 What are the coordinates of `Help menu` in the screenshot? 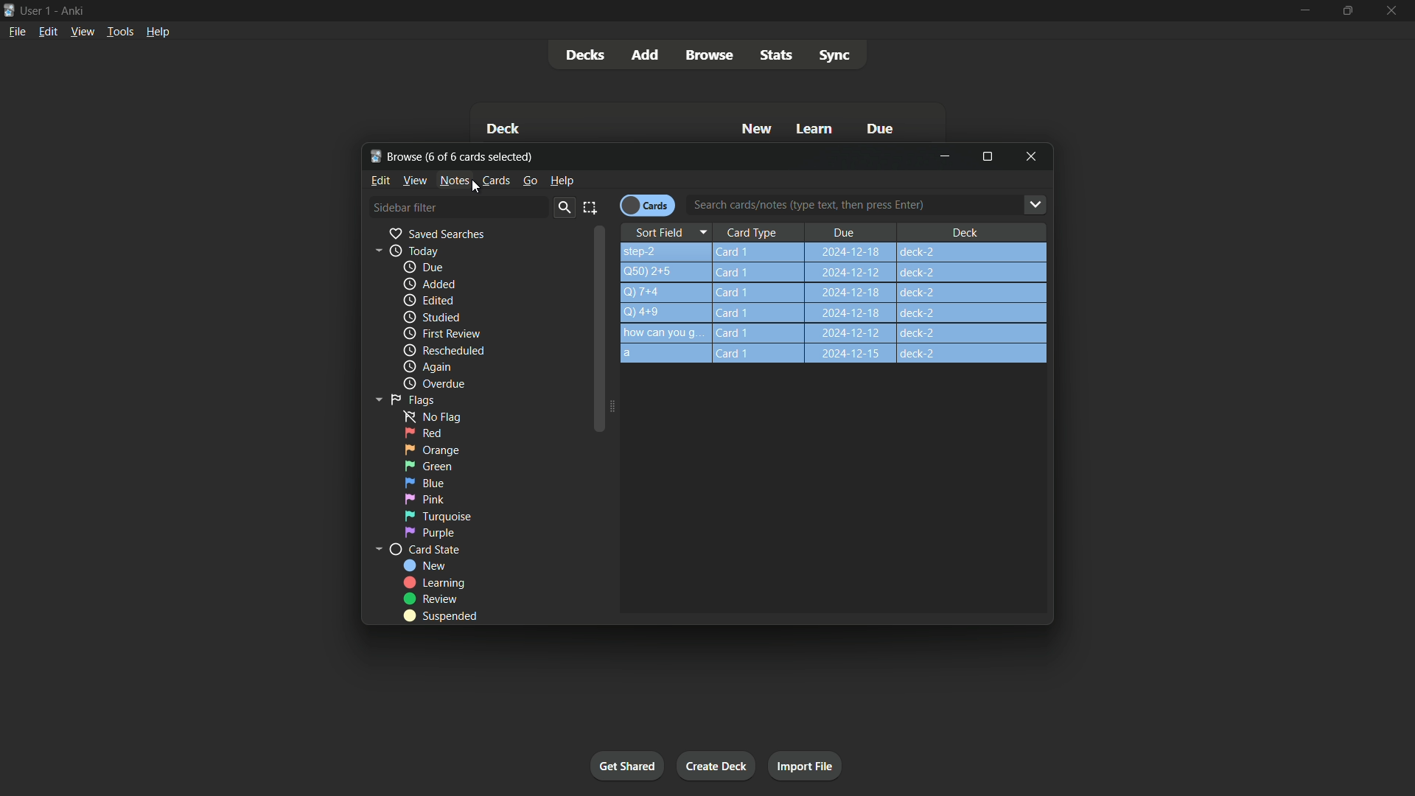 It's located at (160, 32).